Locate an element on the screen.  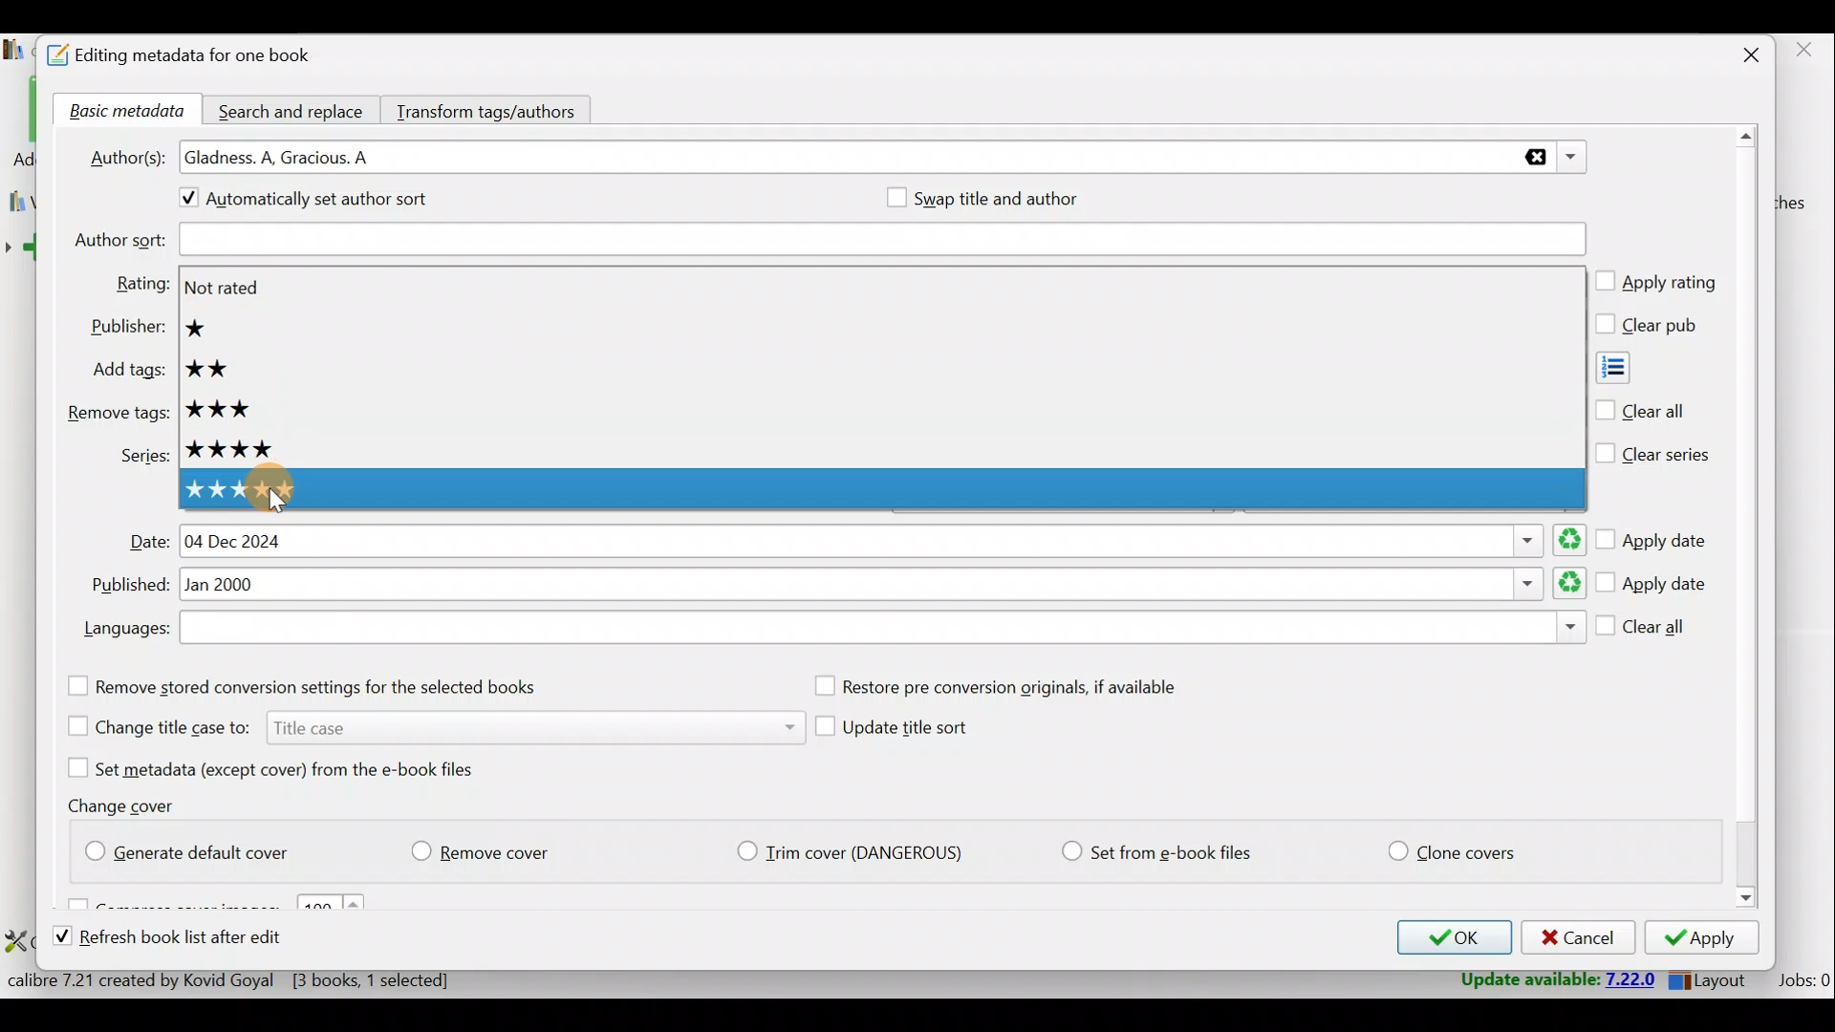
Set metadata (except cover) from the e-book files is located at coordinates (294, 767).